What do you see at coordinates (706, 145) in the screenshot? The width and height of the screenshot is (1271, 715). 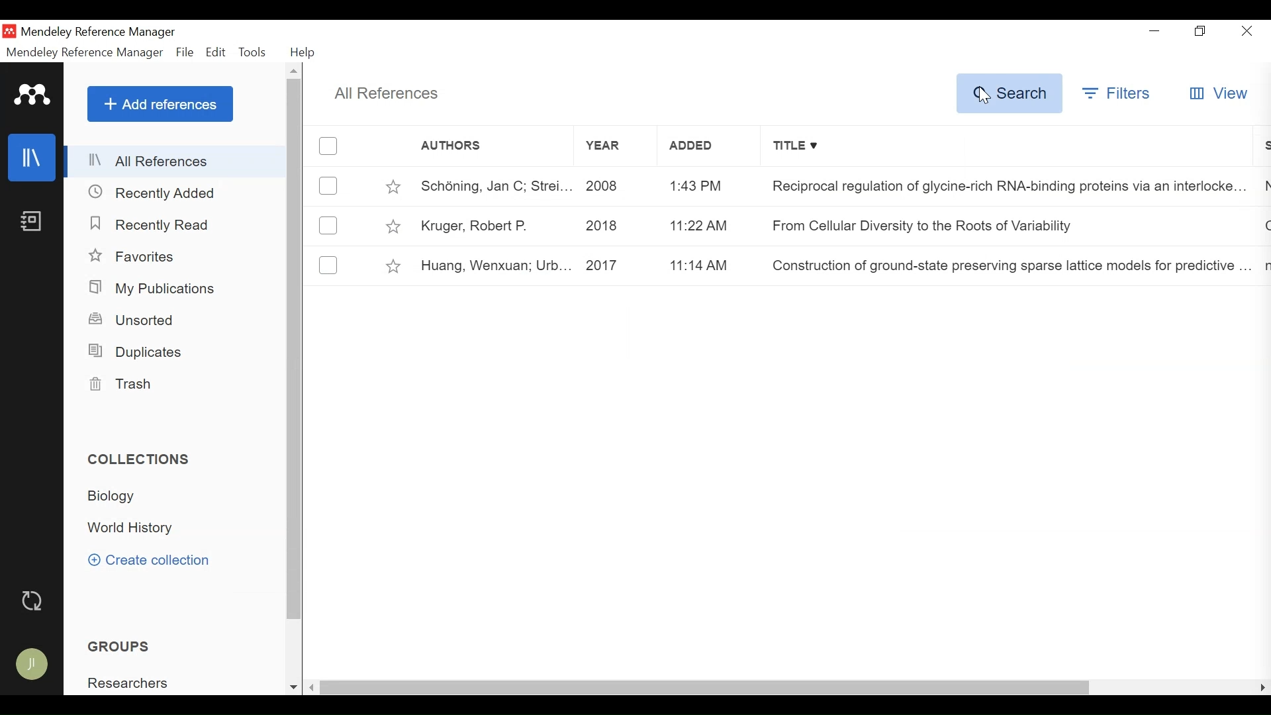 I see `Added` at bounding box center [706, 145].